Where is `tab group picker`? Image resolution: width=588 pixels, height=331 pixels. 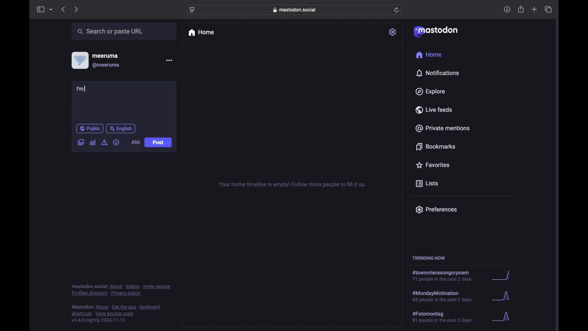
tab group picker is located at coordinates (51, 9).